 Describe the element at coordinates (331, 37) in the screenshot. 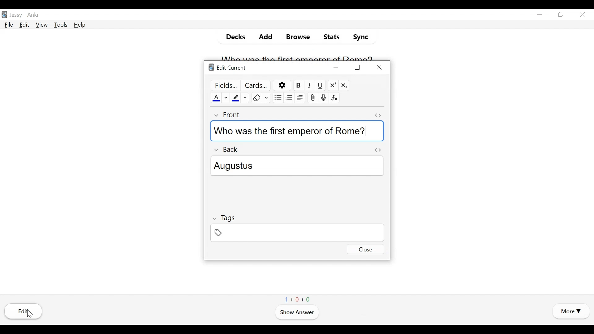

I see `Stats` at that location.